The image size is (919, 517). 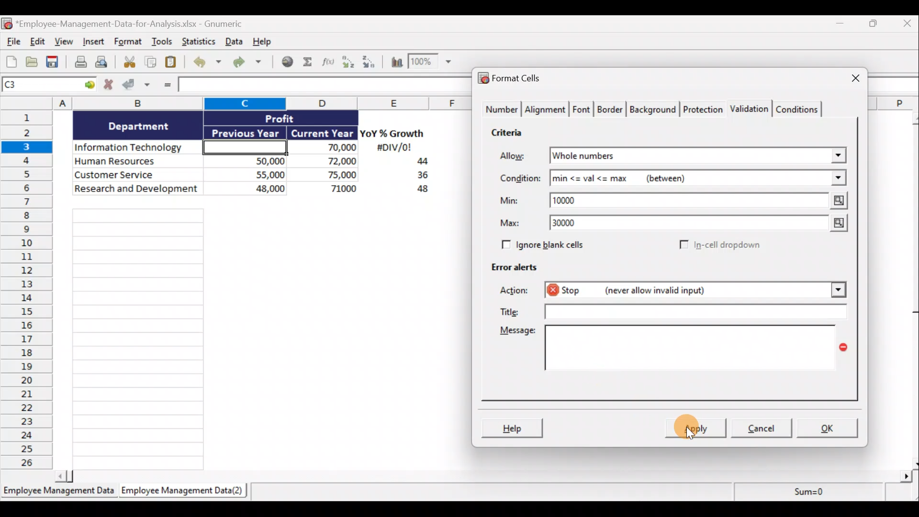 What do you see at coordinates (765, 429) in the screenshot?
I see `Cancel` at bounding box center [765, 429].